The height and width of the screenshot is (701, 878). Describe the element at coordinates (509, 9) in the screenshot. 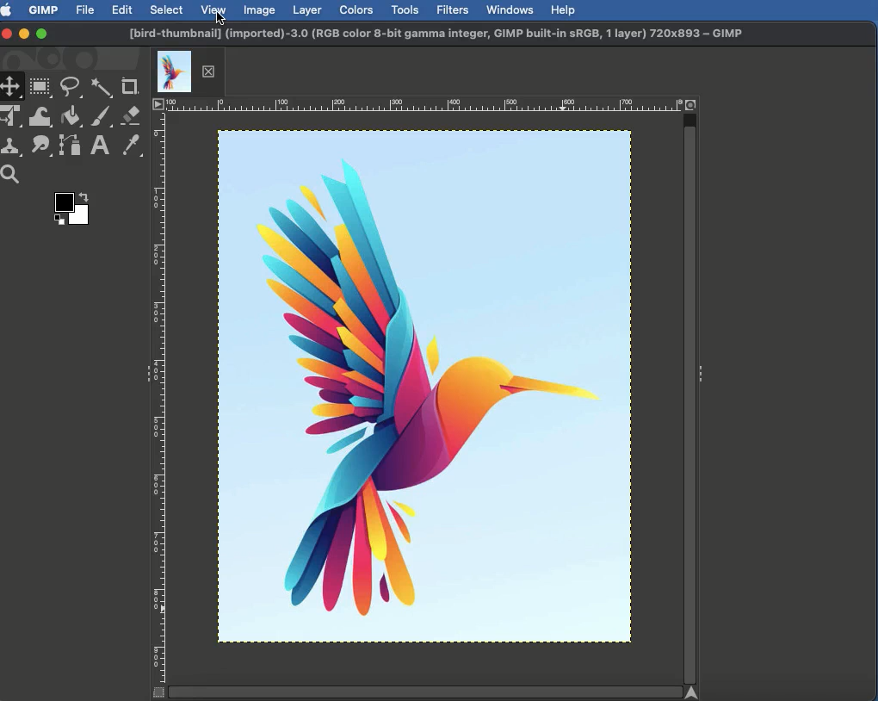

I see `Windows` at that location.